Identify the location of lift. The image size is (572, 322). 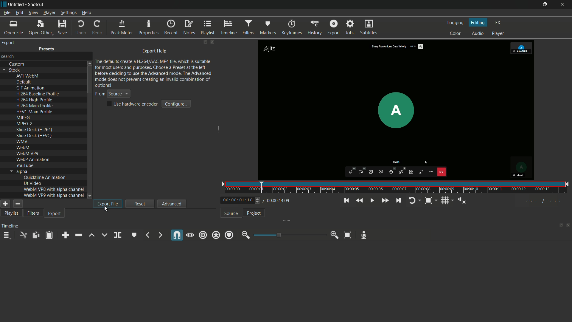
(92, 235).